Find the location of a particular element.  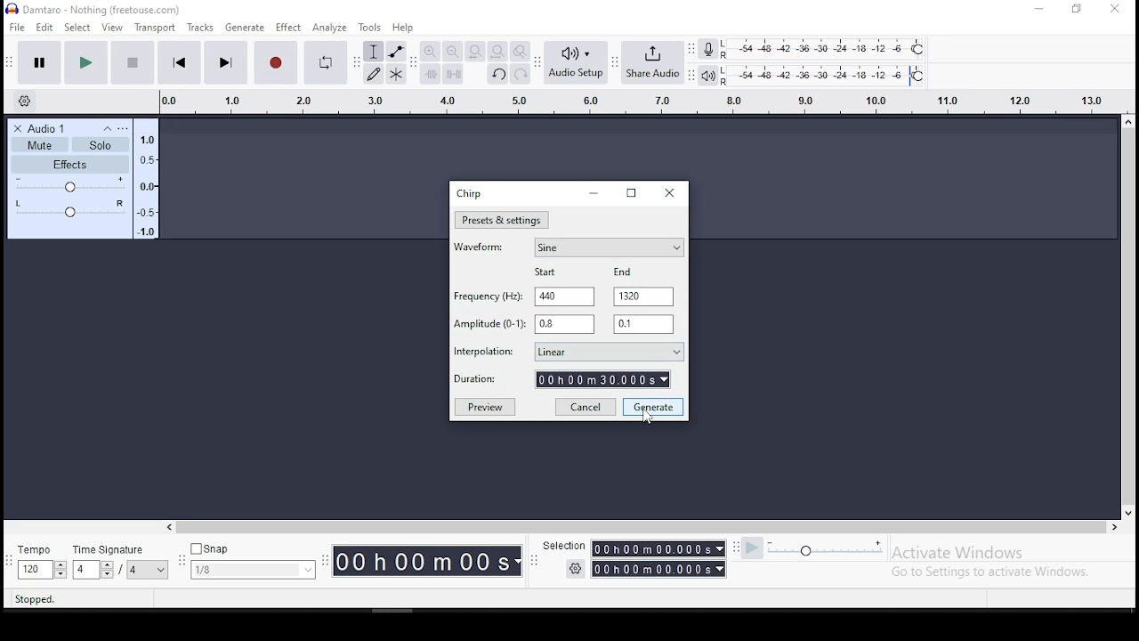

generate is located at coordinates (243, 28).